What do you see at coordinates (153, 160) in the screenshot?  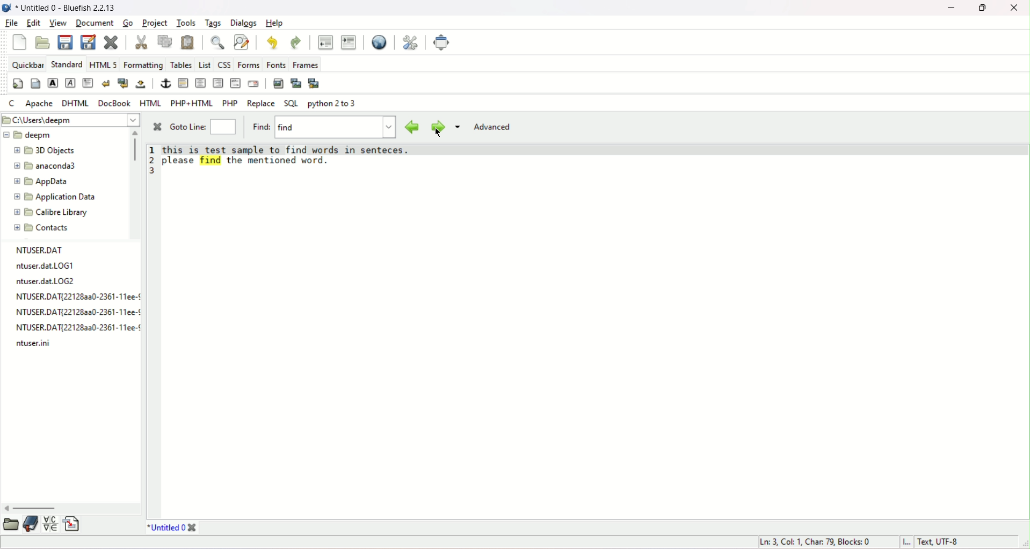 I see `line number` at bounding box center [153, 160].